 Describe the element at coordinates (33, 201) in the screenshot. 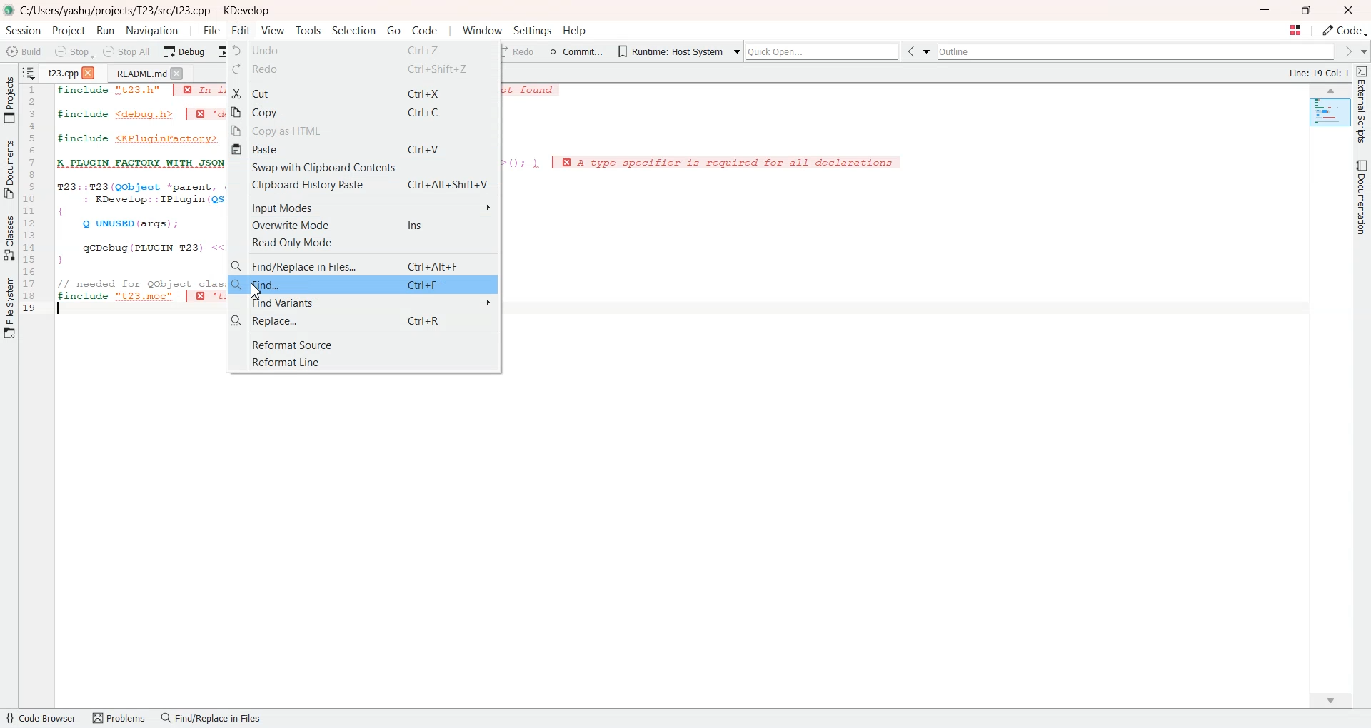

I see `Rows ` at that location.